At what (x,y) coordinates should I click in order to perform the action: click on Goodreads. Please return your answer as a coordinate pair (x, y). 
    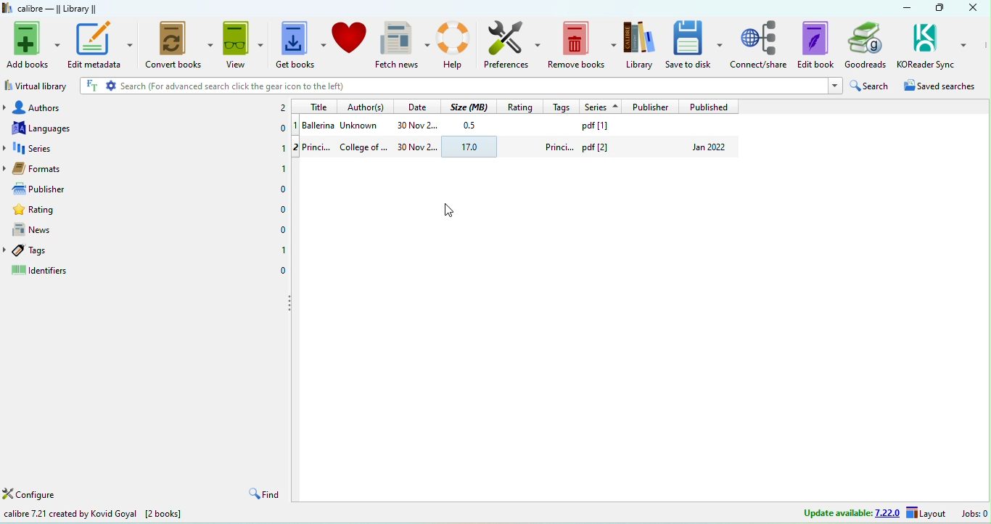
    Looking at the image, I should click on (865, 45).